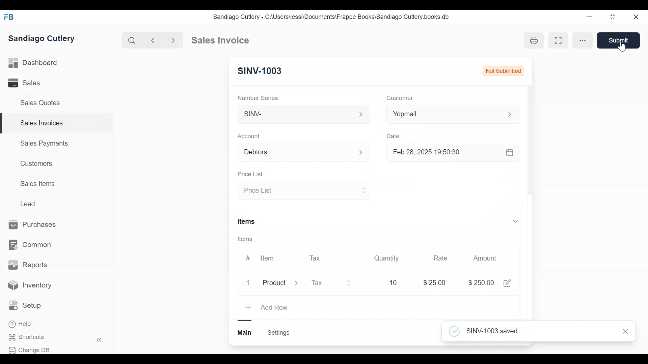 This screenshot has height=364, width=648. What do you see at coordinates (44, 143) in the screenshot?
I see `Sales Payments` at bounding box center [44, 143].